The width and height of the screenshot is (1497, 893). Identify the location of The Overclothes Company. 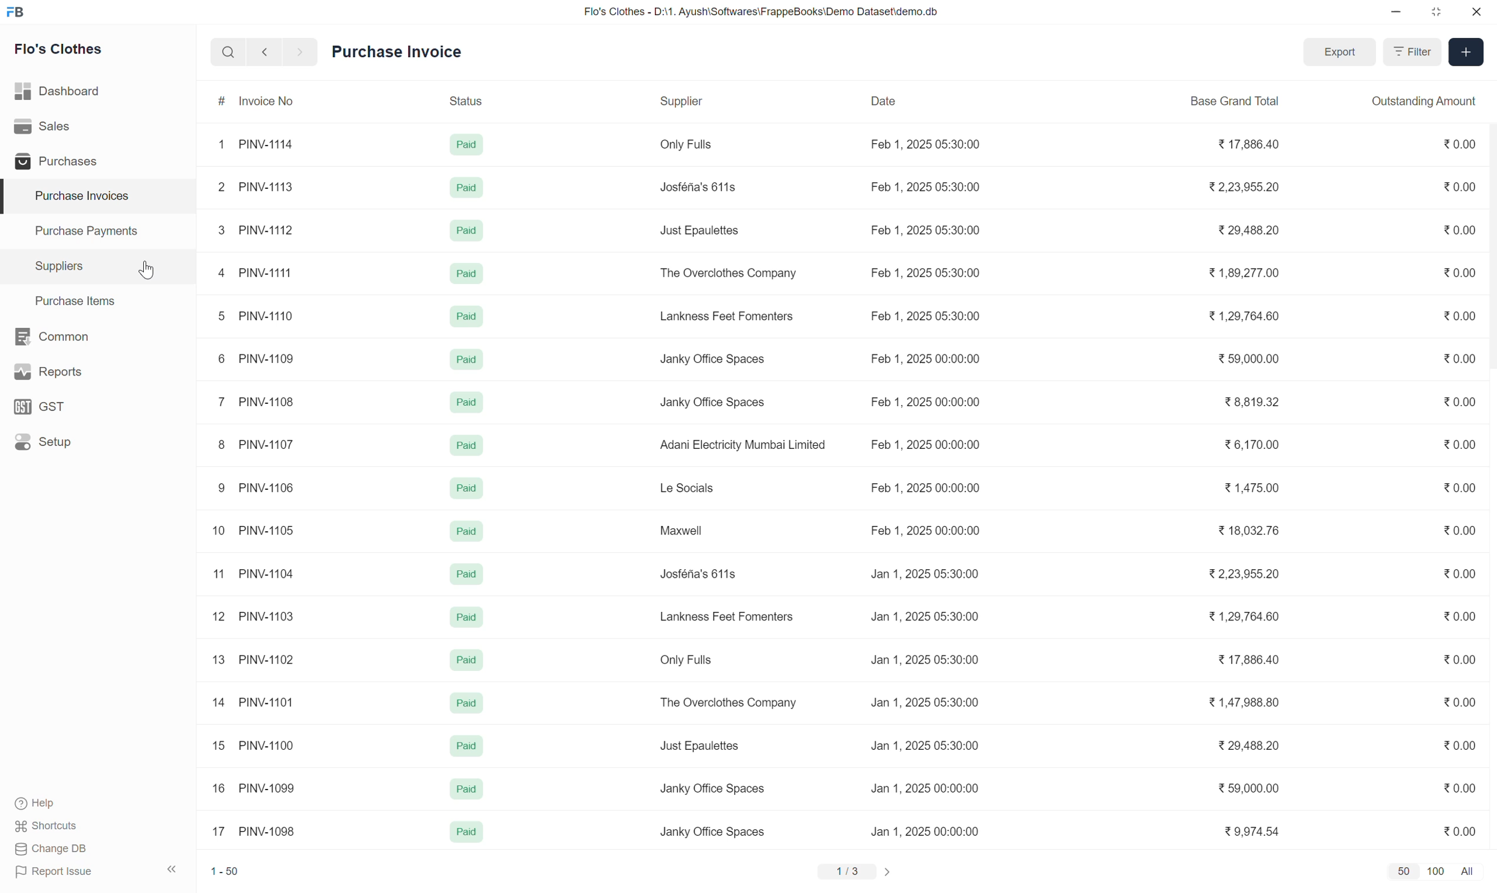
(728, 273).